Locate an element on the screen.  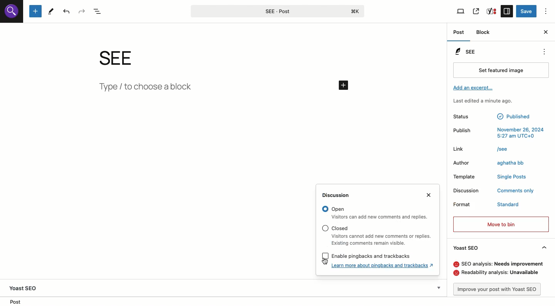
Move to bin is located at coordinates (501, 224).